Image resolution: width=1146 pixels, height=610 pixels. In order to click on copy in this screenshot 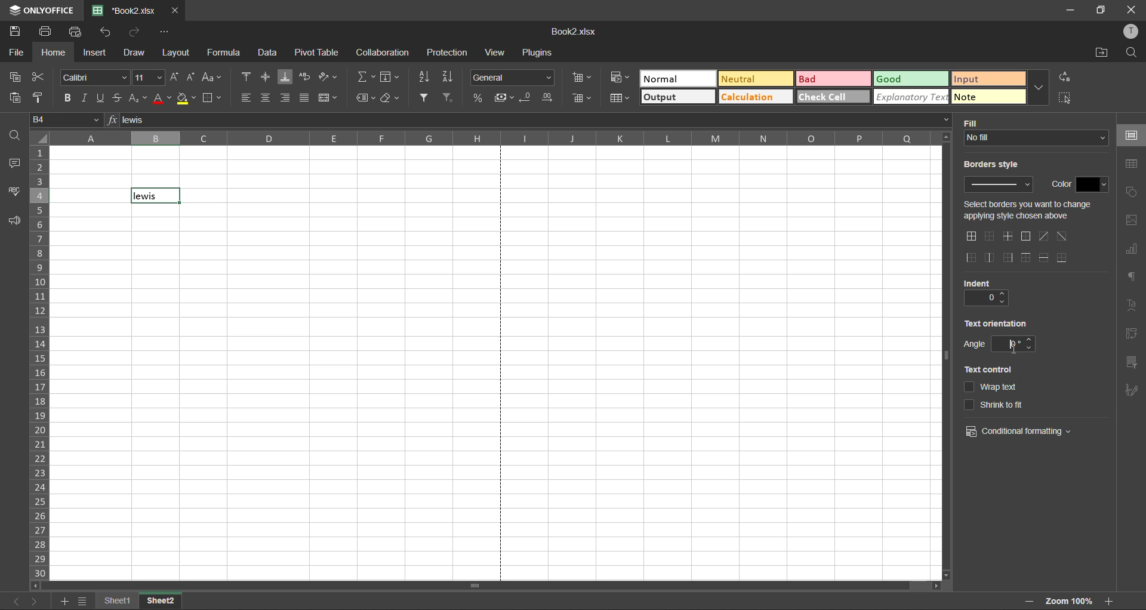, I will do `click(17, 77)`.